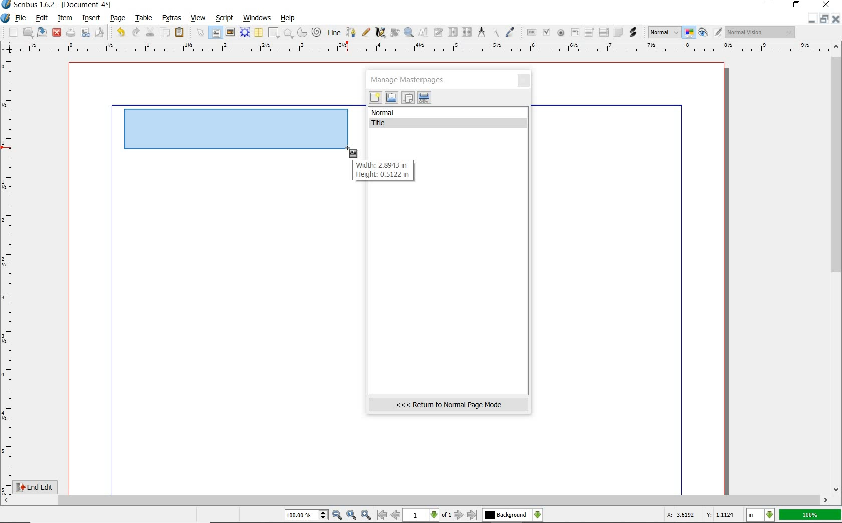 Image resolution: width=842 pixels, height=523 pixels. I want to click on import masterpages, so click(391, 98).